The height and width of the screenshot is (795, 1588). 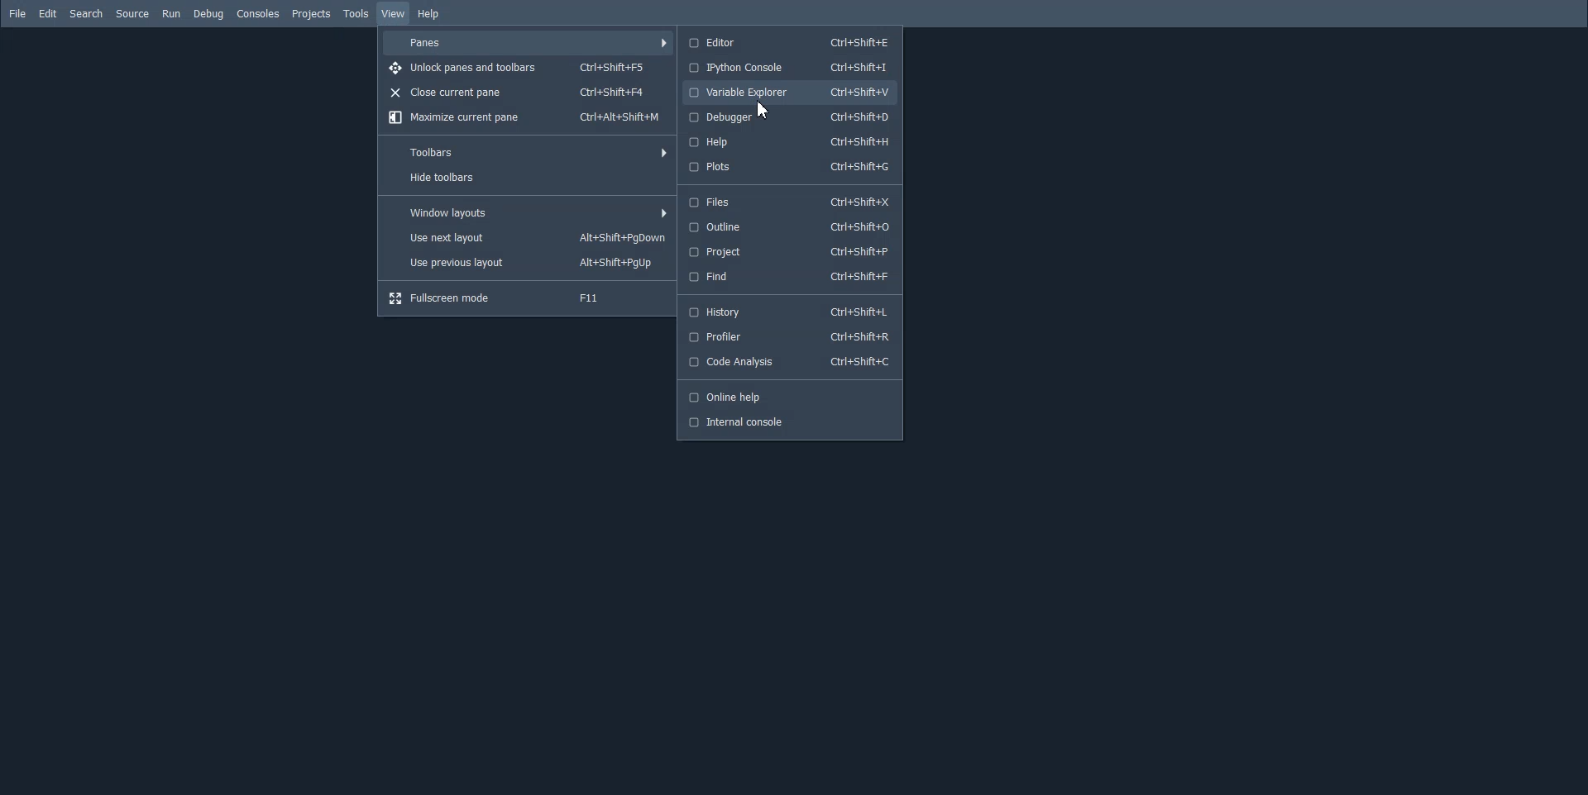 I want to click on Source, so click(x=132, y=14).